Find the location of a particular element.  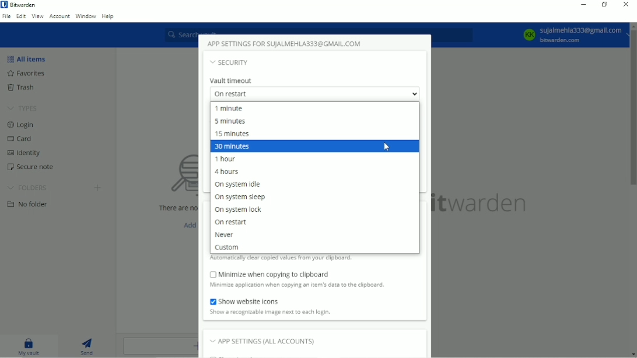

Never is located at coordinates (226, 235).